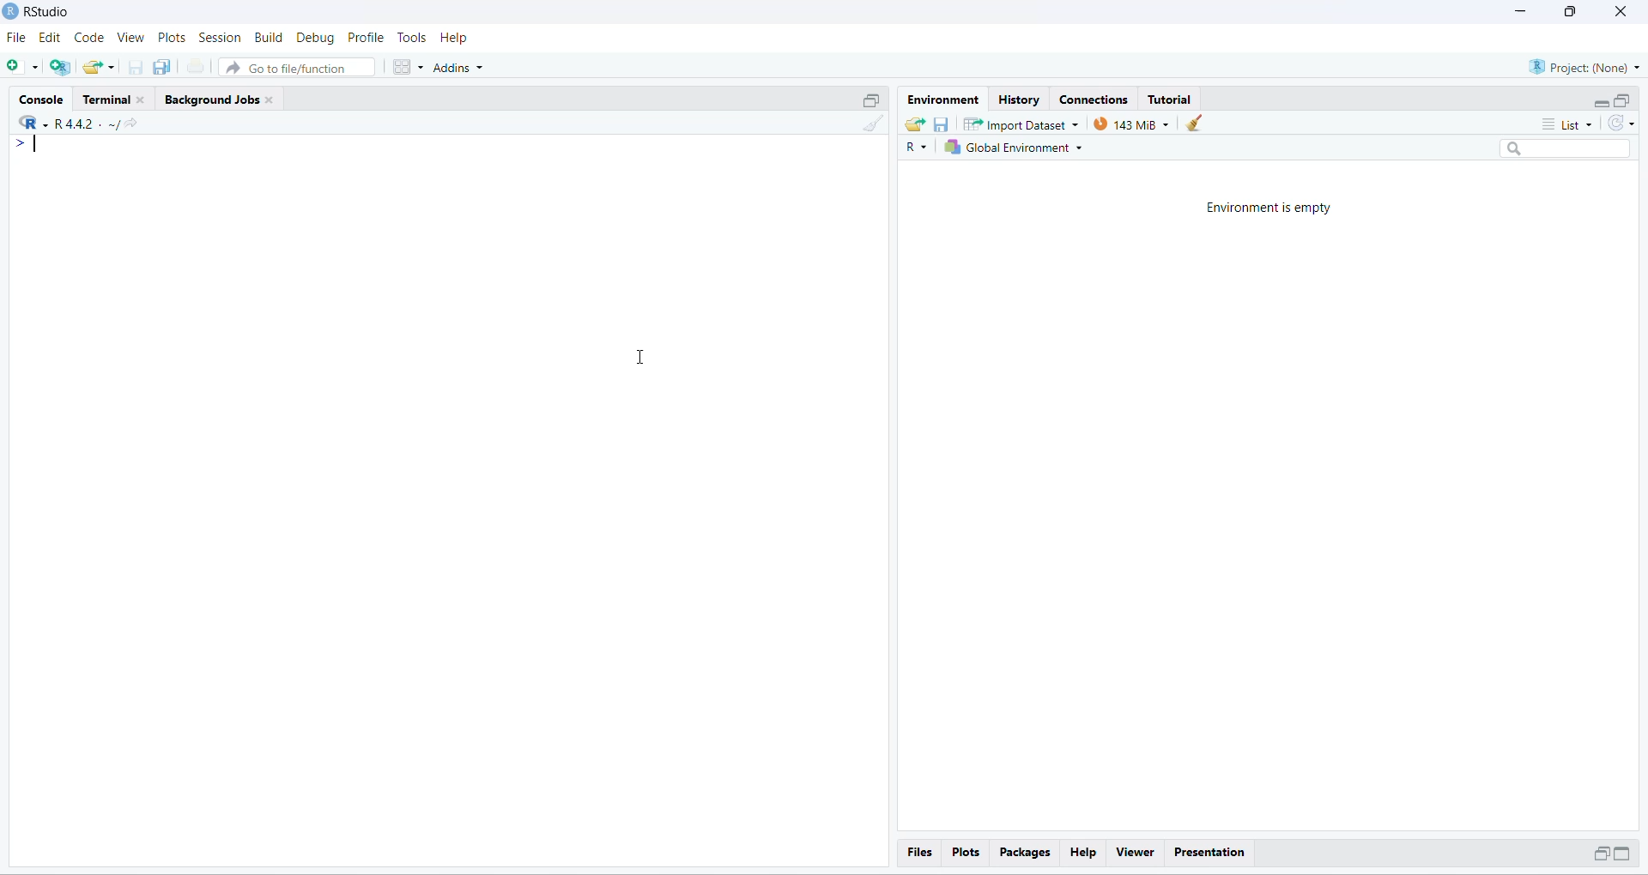  I want to click on logo, so click(10, 10).